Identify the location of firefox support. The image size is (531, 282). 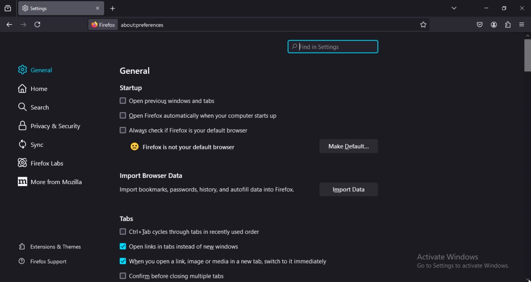
(49, 261).